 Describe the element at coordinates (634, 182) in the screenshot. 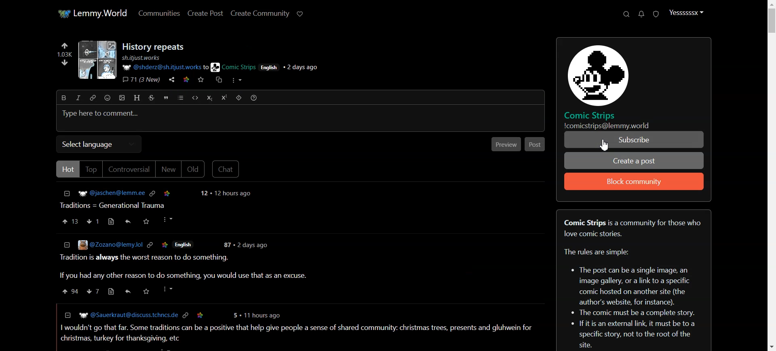

I see `block community` at that location.